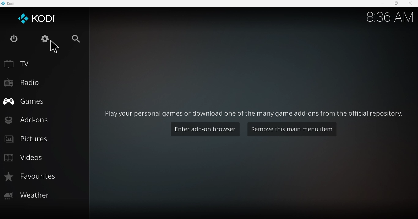  I want to click on TV, so click(42, 62).